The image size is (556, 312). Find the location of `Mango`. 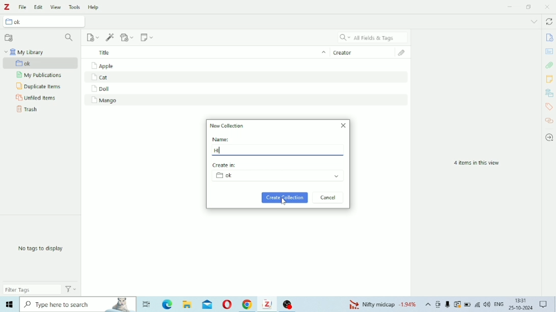

Mango is located at coordinates (104, 101).